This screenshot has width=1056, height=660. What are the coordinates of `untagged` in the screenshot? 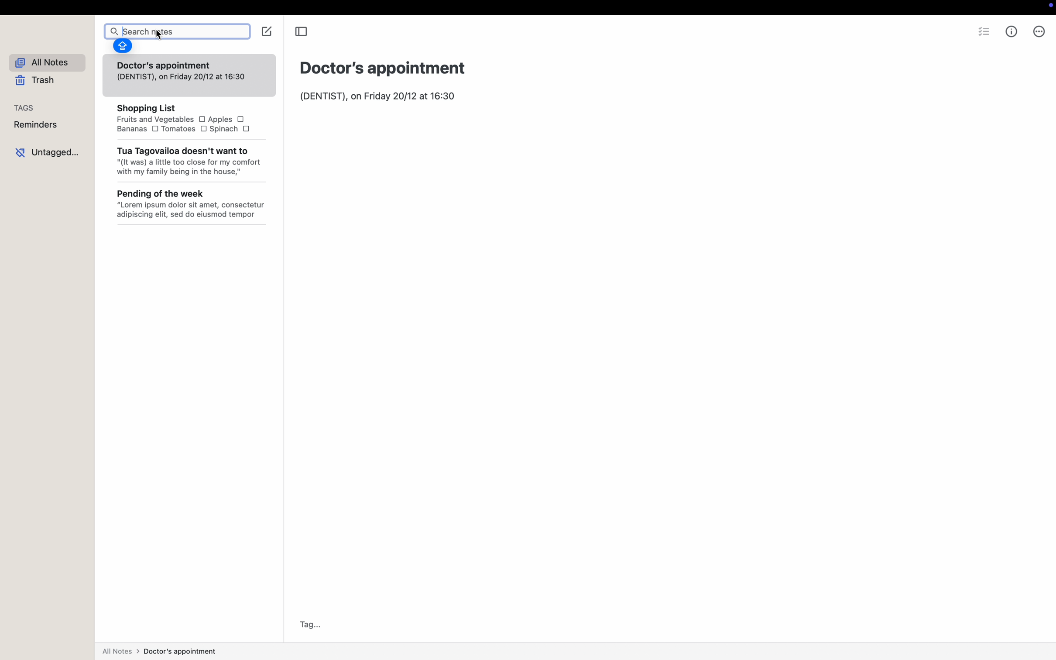 It's located at (47, 151).